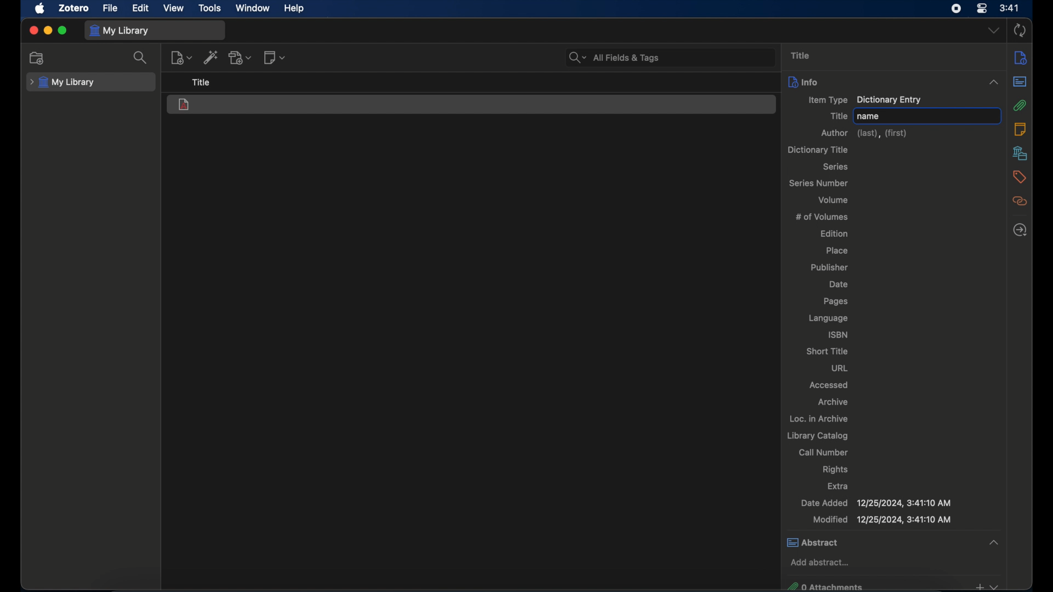  Describe the element at coordinates (185, 105) in the screenshot. I see `dictionary entry` at that location.